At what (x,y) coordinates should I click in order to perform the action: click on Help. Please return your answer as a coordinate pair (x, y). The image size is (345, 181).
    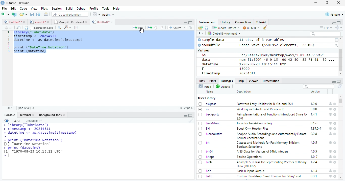
    Looking at the image, I should click on (116, 9).